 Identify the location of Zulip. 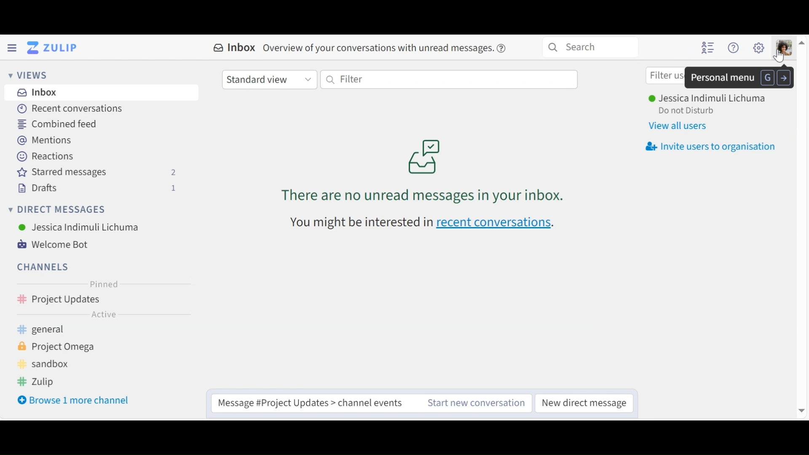
(44, 383).